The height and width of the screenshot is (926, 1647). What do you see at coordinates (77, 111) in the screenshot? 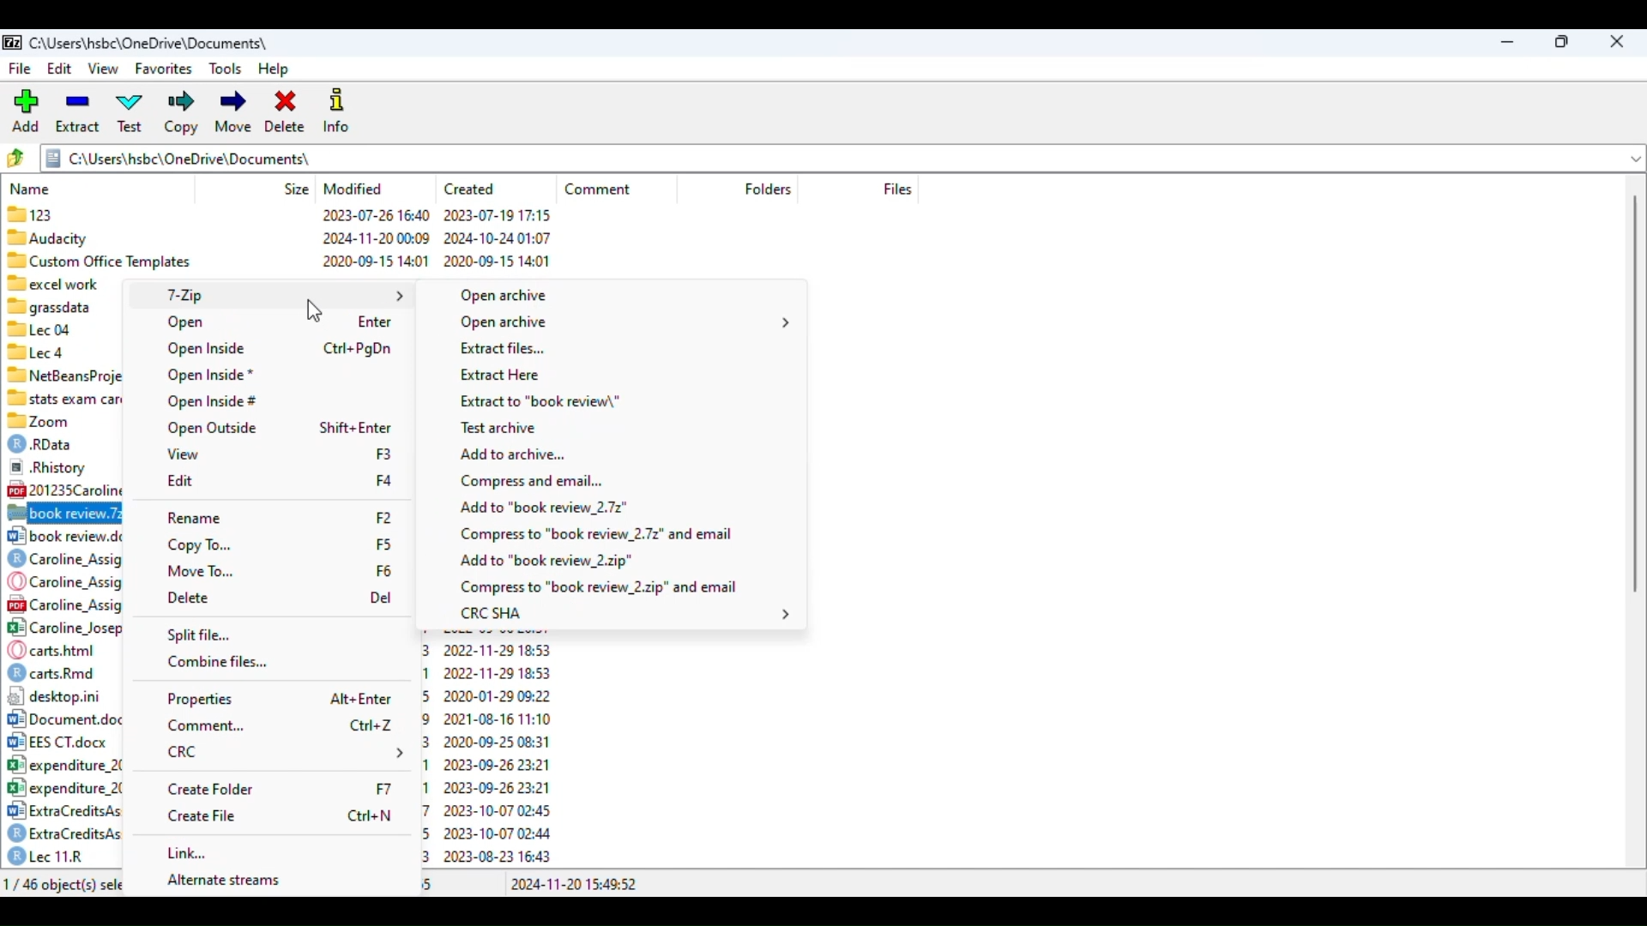
I see `extract` at bounding box center [77, 111].